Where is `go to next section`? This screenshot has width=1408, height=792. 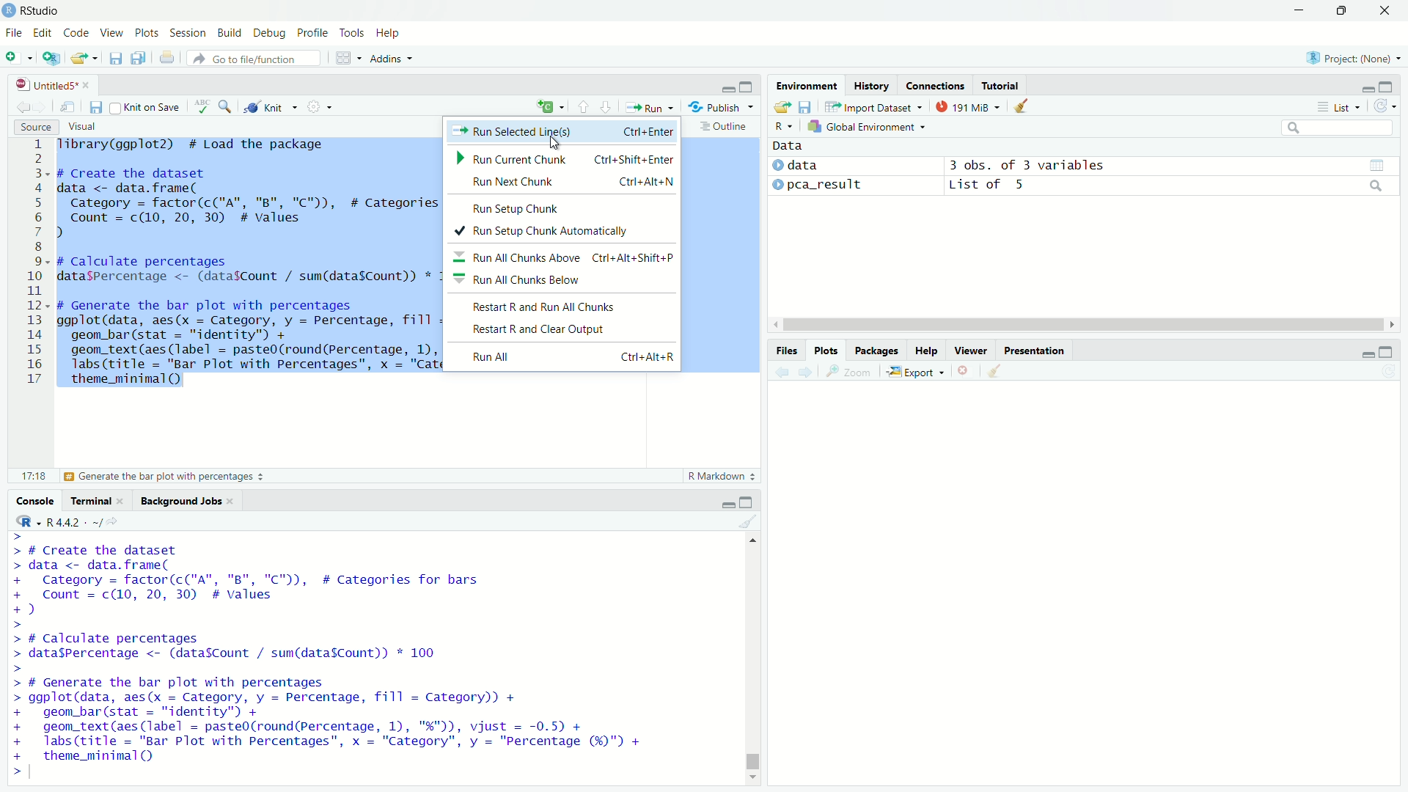 go to next section is located at coordinates (606, 107).